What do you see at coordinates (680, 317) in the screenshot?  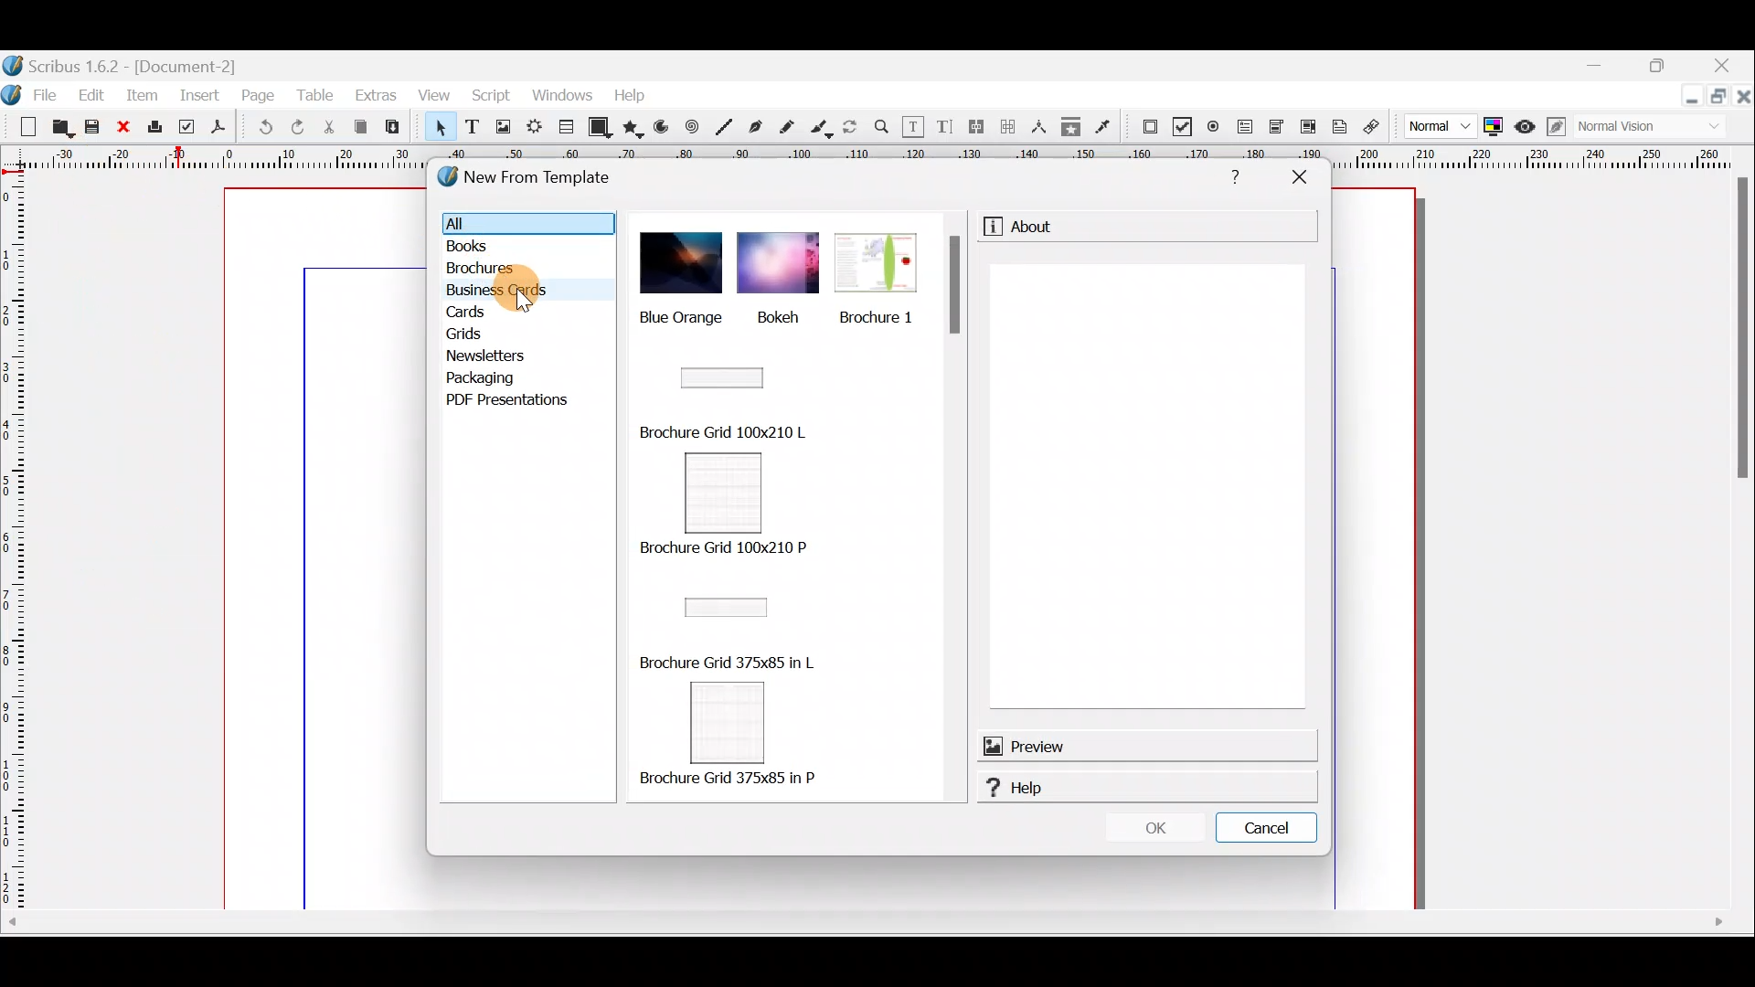 I see `Blue orange` at bounding box center [680, 317].